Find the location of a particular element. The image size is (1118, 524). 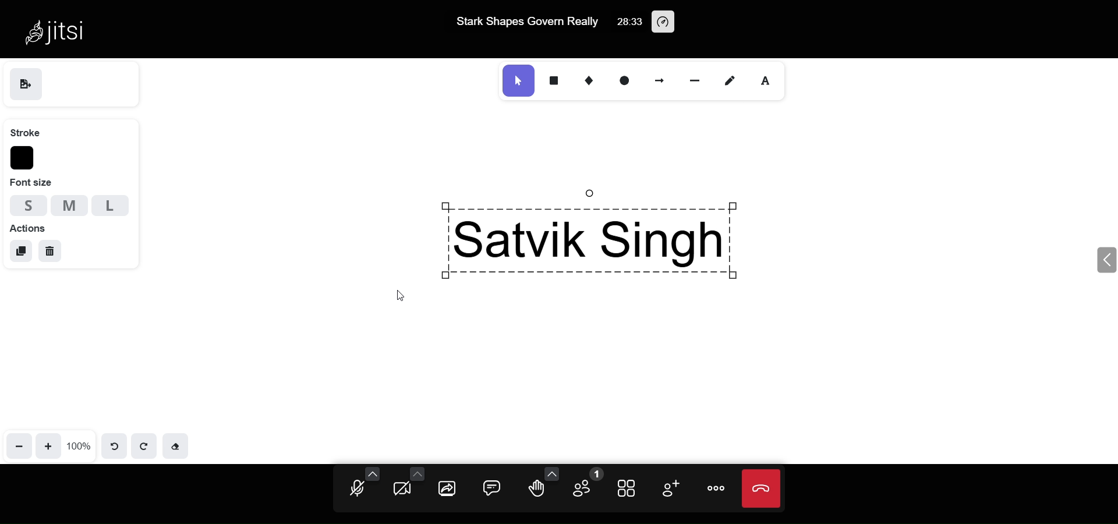

more camera option is located at coordinates (416, 473).